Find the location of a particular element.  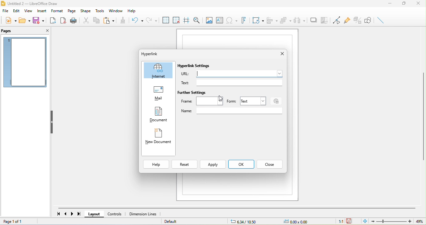

special character is located at coordinates (233, 21).